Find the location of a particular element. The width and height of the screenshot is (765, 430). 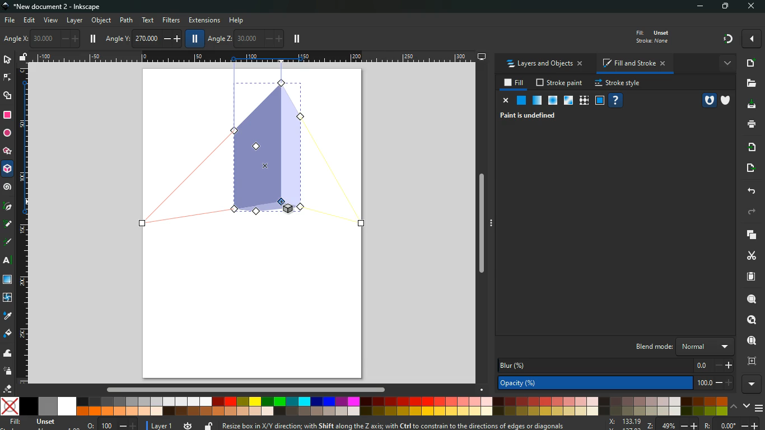

object is located at coordinates (102, 21).